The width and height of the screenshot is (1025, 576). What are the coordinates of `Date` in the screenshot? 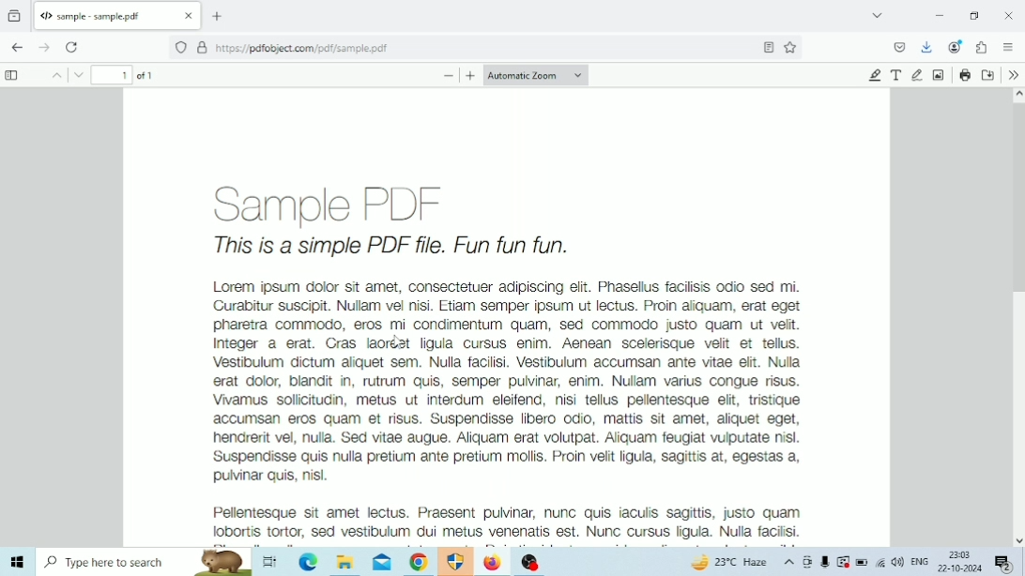 It's located at (959, 568).